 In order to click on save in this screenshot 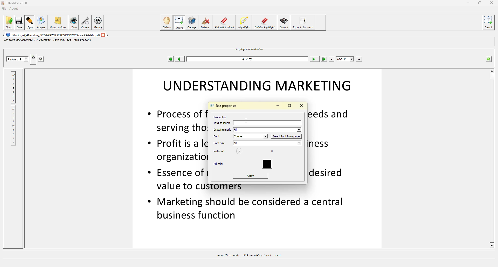, I will do `click(20, 23)`.